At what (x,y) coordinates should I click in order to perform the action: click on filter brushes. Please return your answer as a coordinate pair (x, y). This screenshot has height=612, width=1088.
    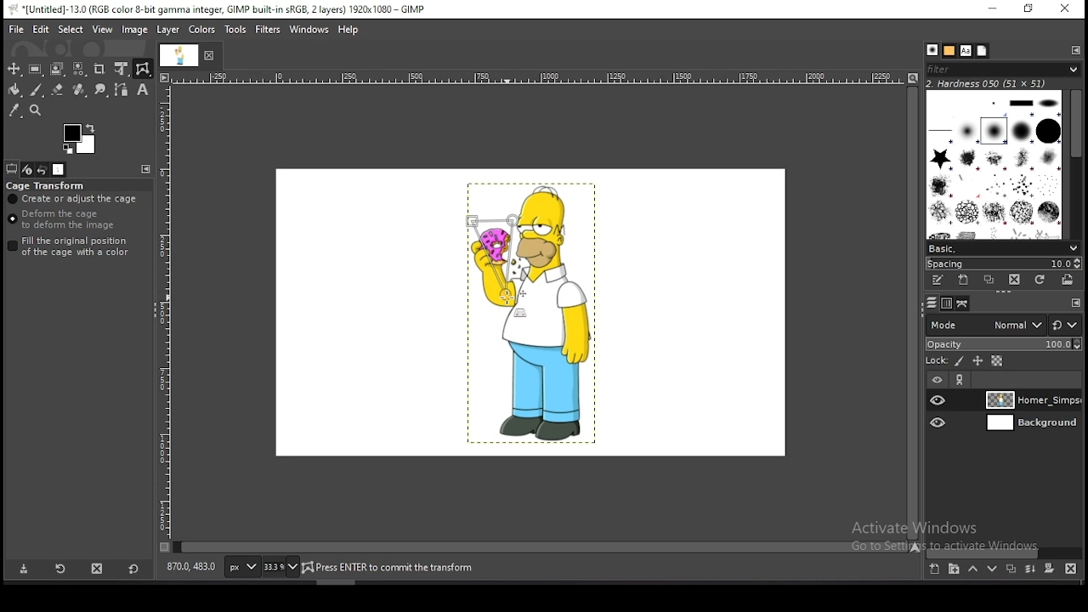
    Looking at the image, I should click on (1004, 71).